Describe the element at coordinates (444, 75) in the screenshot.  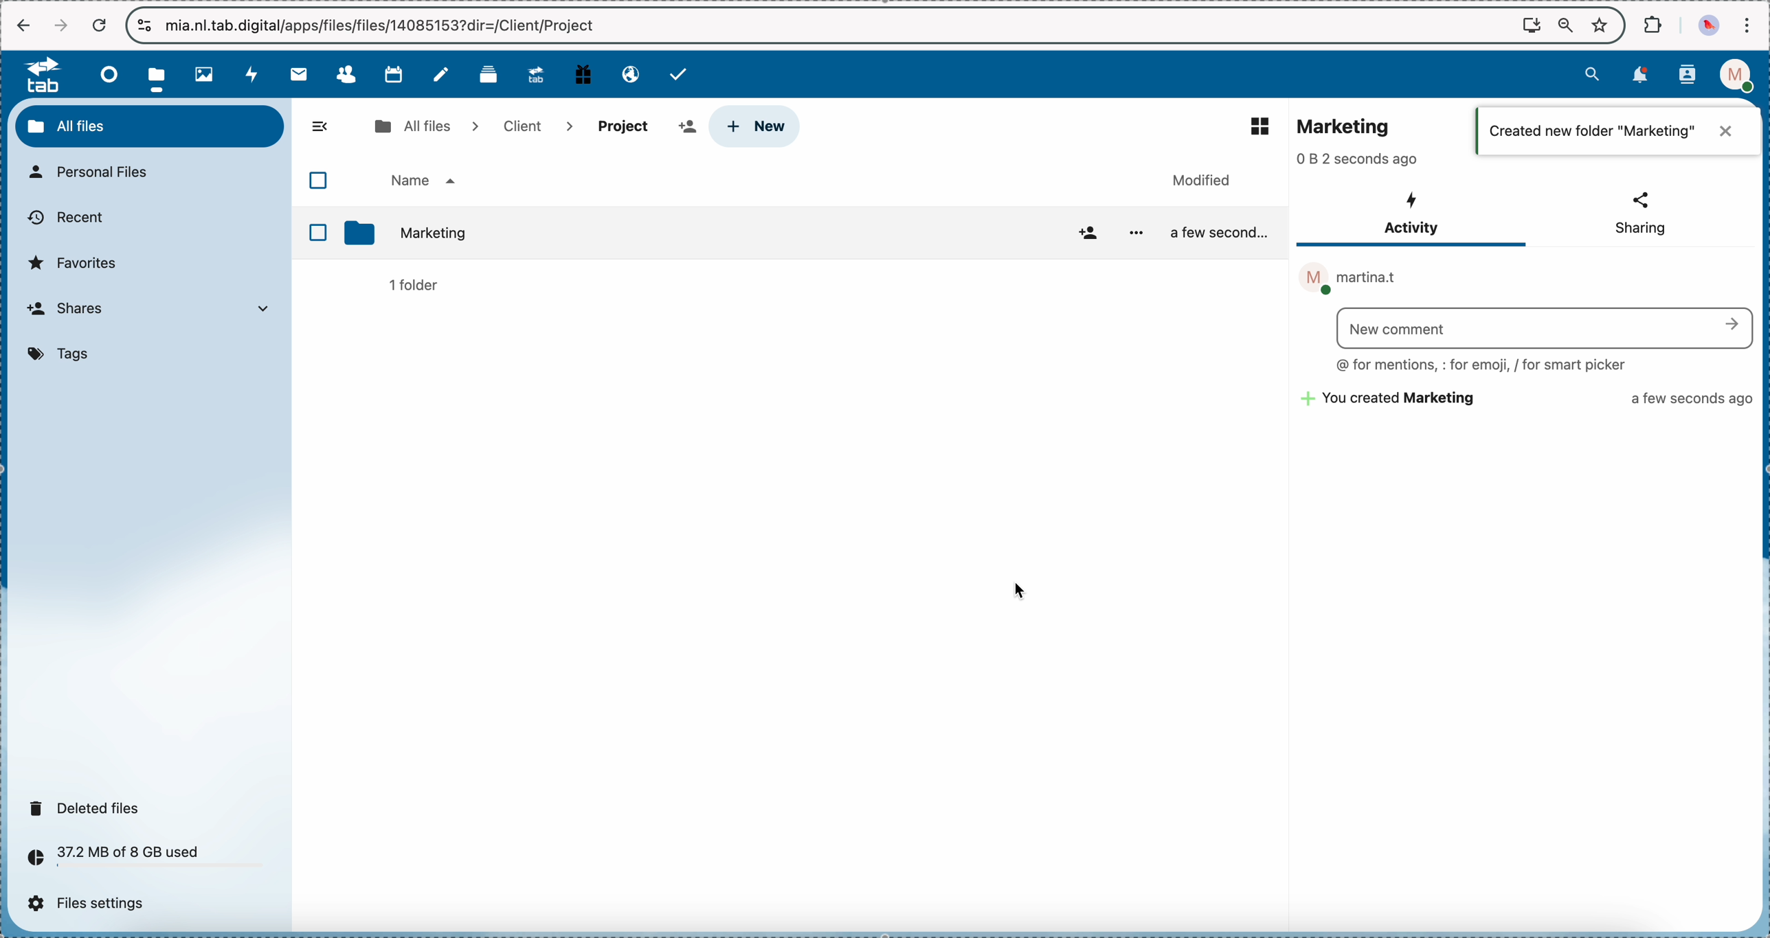
I see `notes` at that location.